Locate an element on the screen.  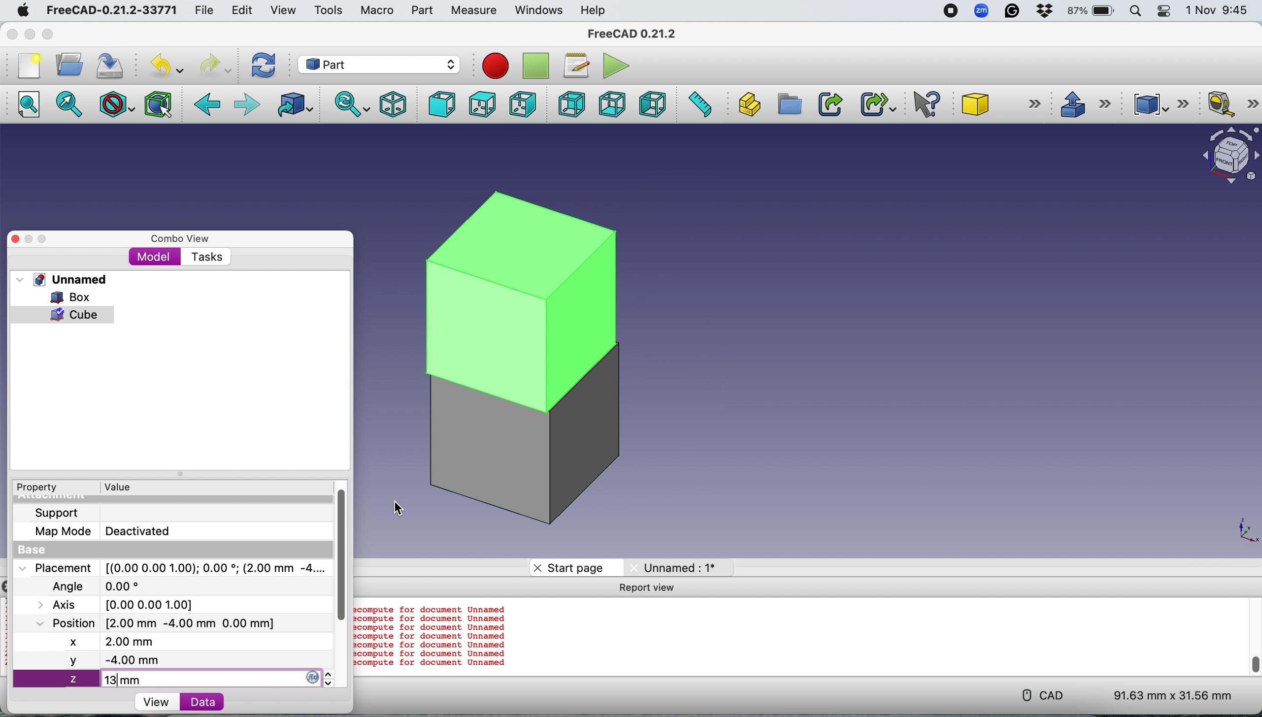
x 2.00 mm is located at coordinates (166, 640).